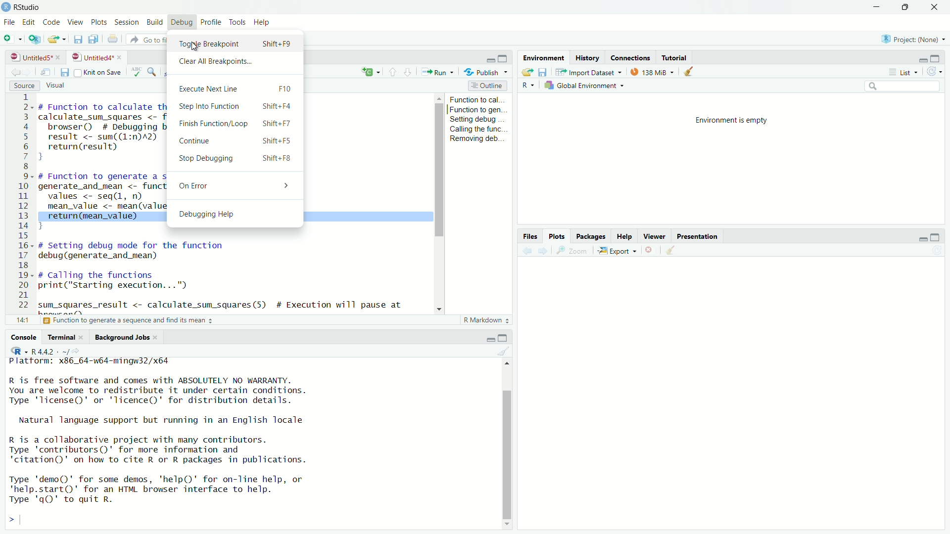 The height and width of the screenshot is (534, 950). Describe the element at coordinates (124, 281) in the screenshot. I see `code to call the functions` at that location.